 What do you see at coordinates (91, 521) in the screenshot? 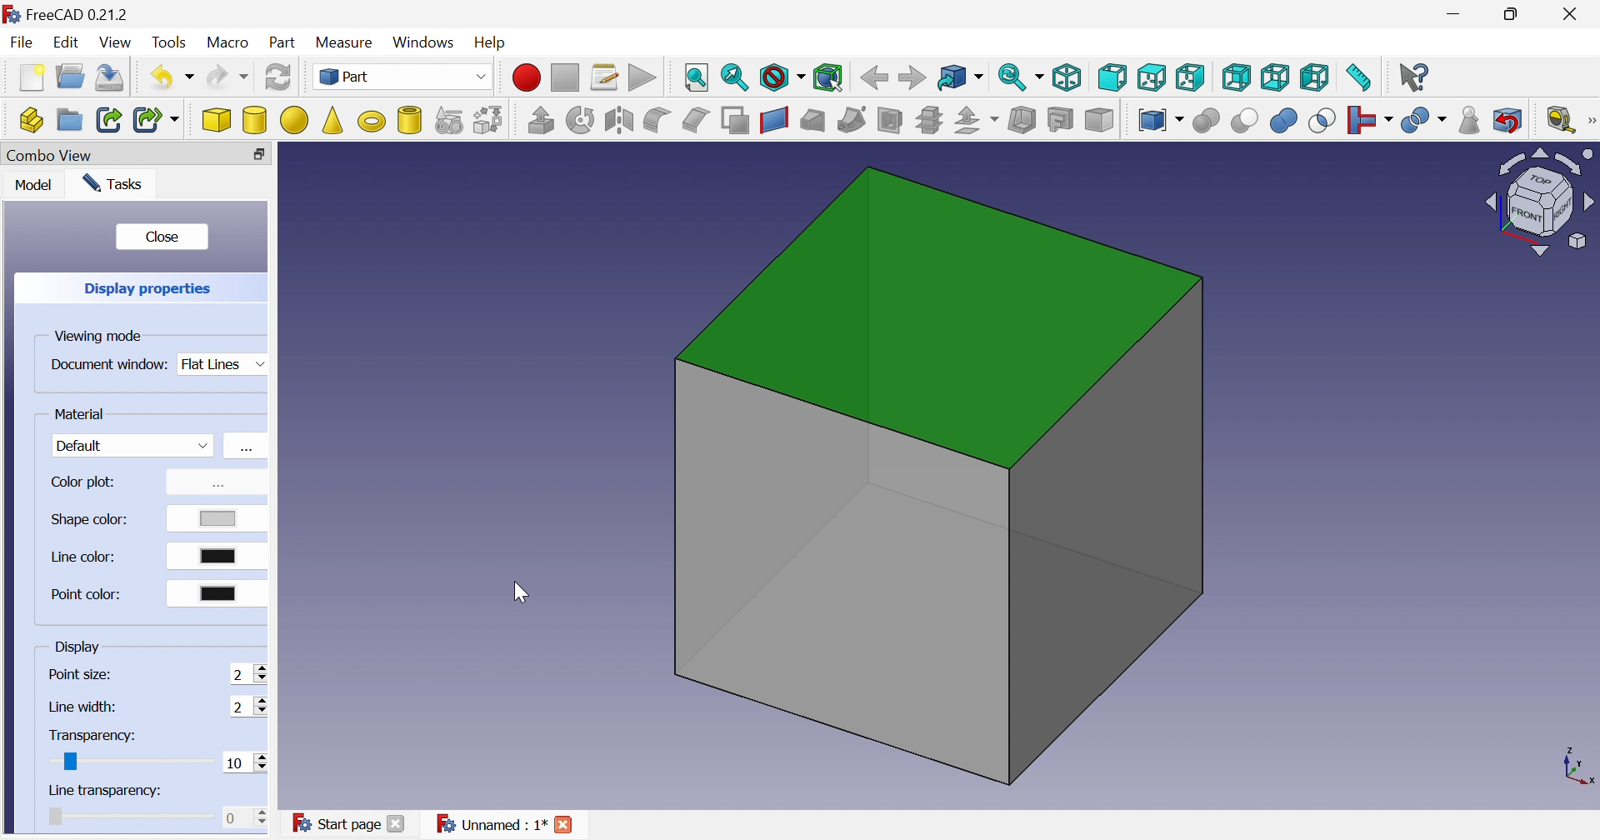
I see `Shape color` at bounding box center [91, 521].